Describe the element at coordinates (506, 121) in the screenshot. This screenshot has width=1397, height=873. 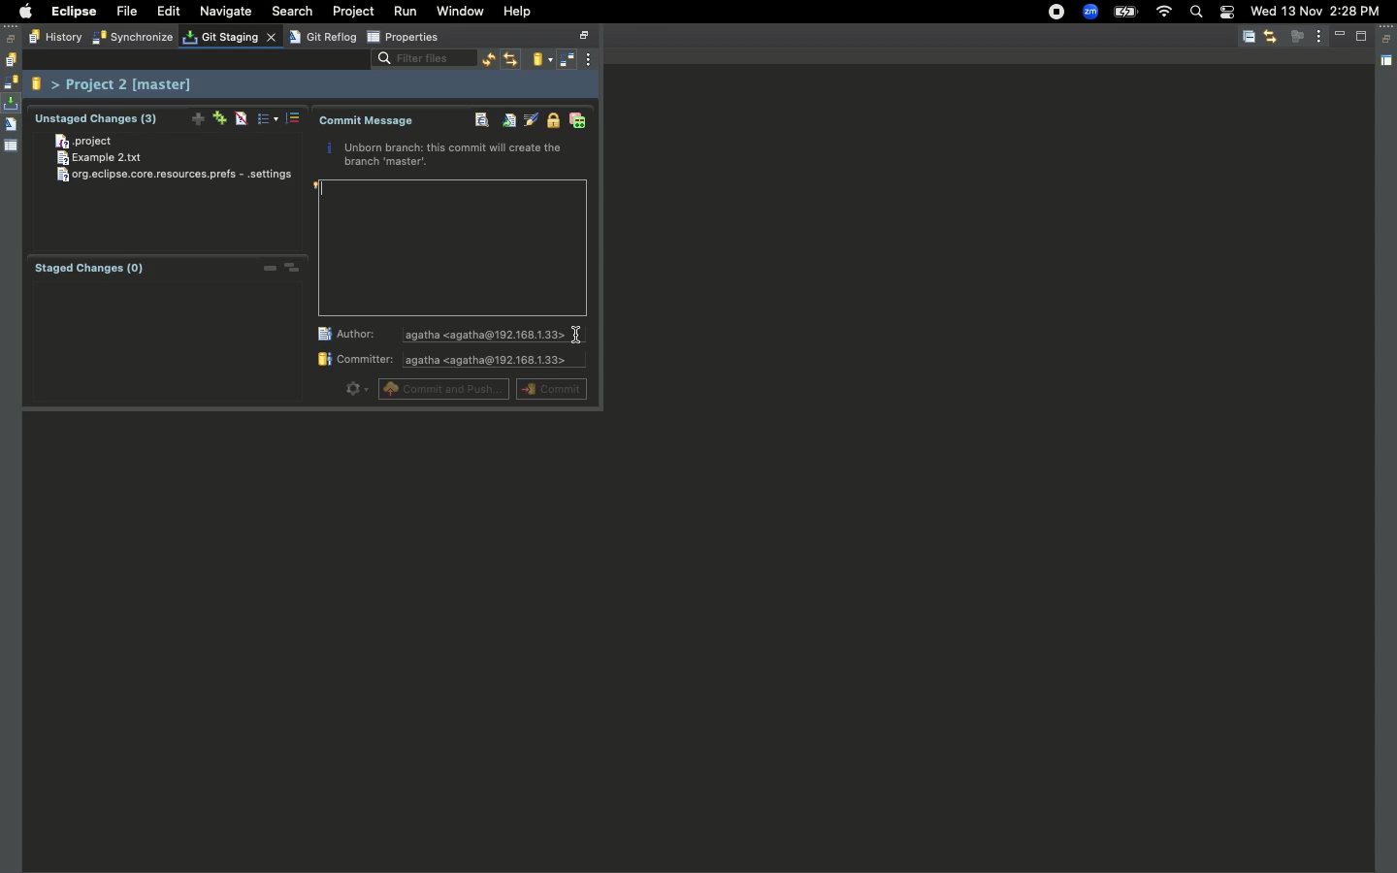
I see `Amend` at that location.